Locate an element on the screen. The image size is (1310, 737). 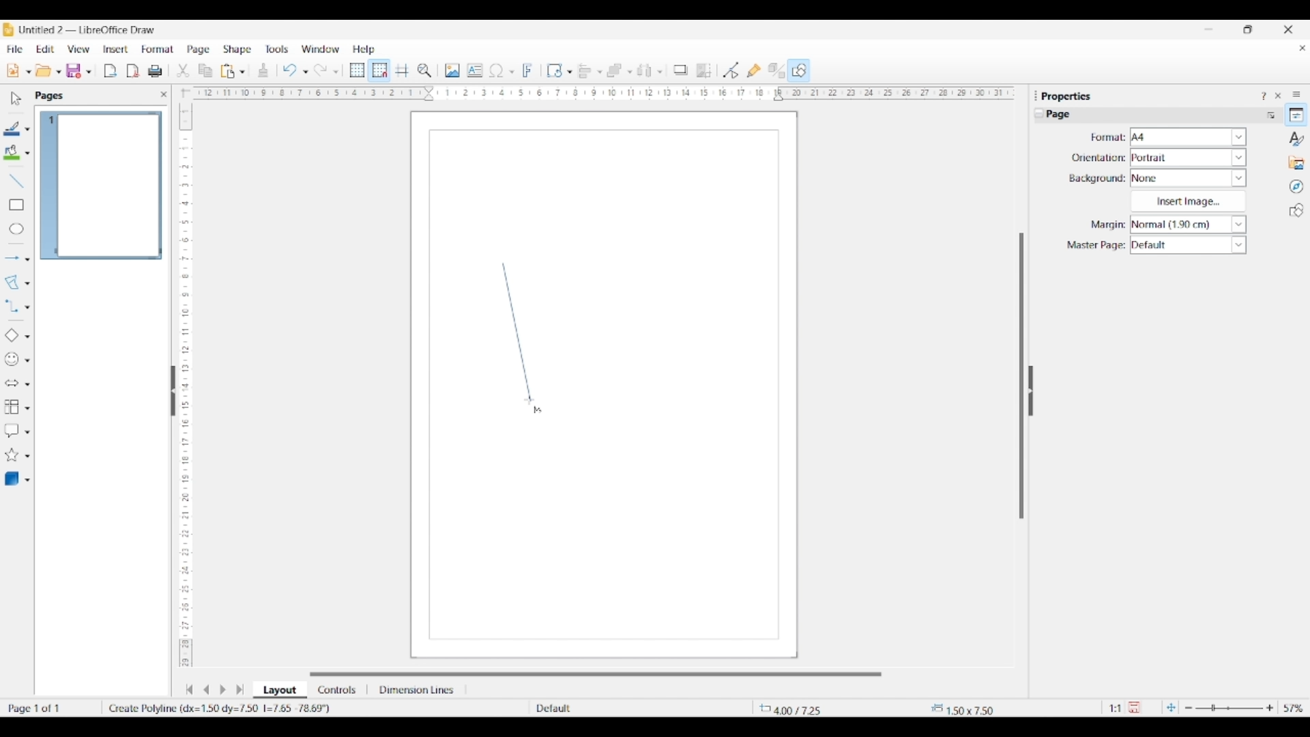
Horizontal slide bar is located at coordinates (596, 674).